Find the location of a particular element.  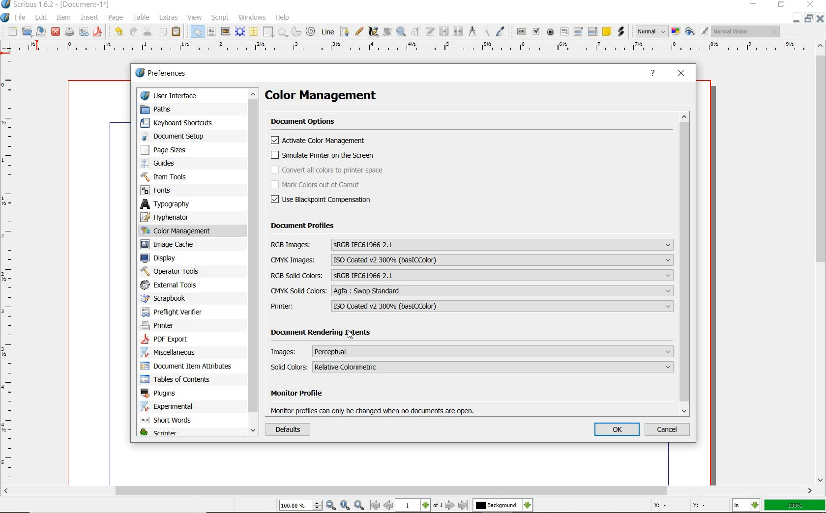

text annotation is located at coordinates (606, 32).